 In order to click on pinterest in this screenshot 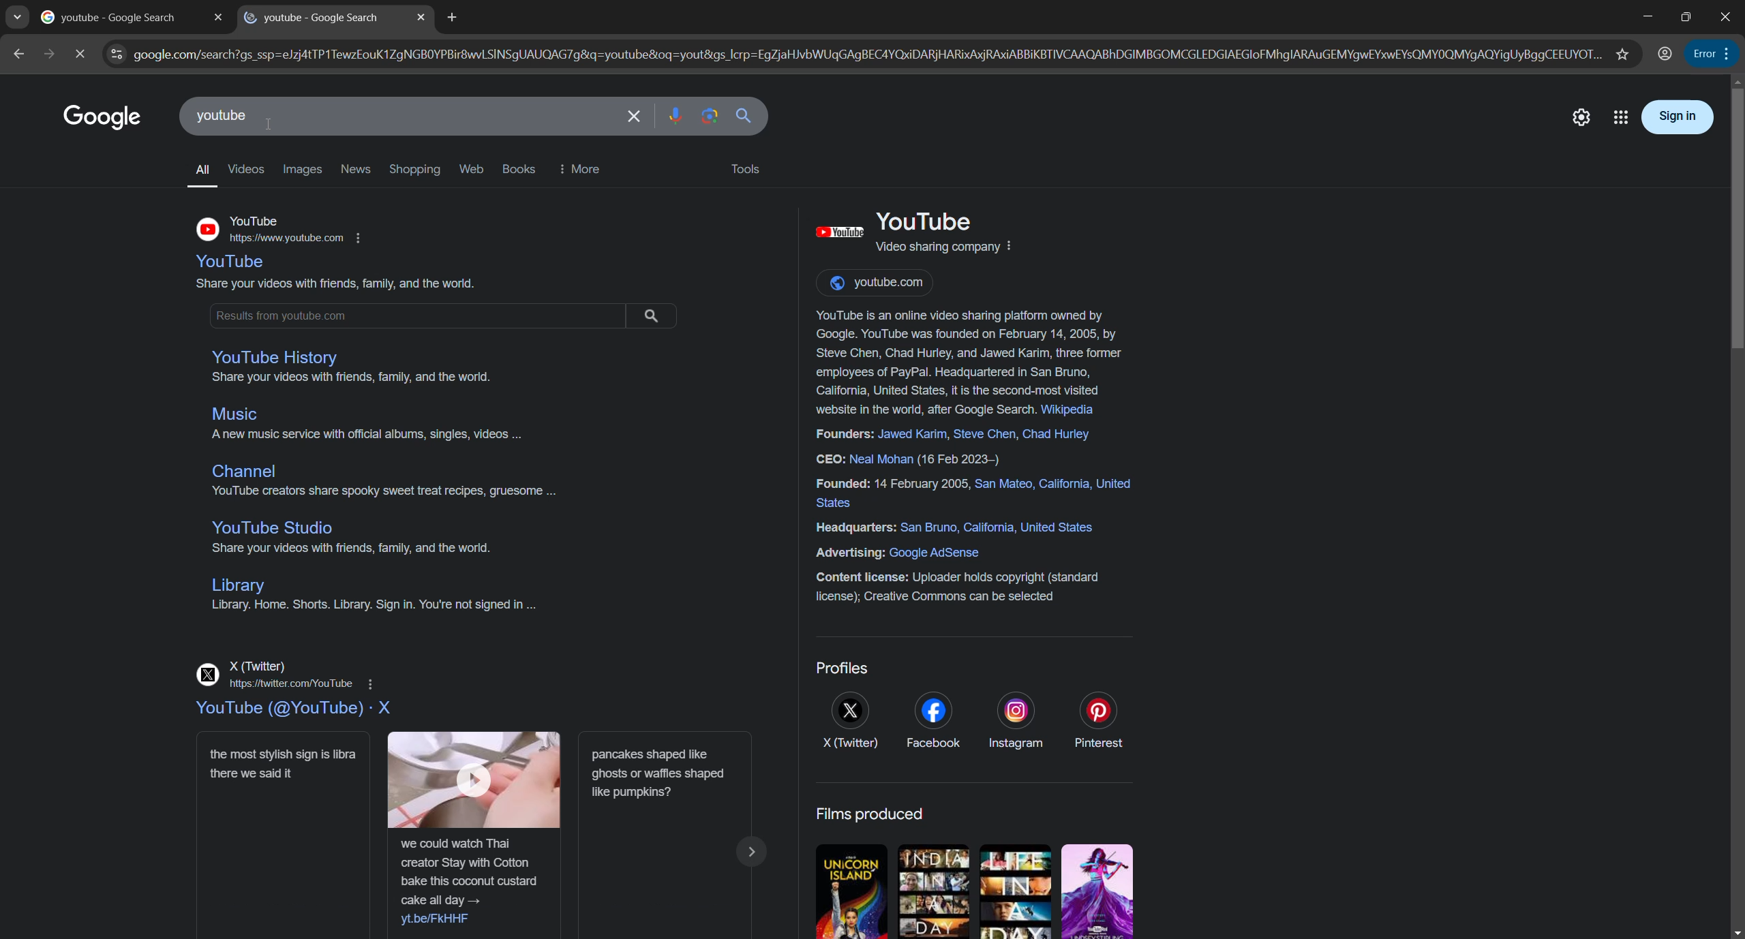, I will do `click(1097, 721)`.